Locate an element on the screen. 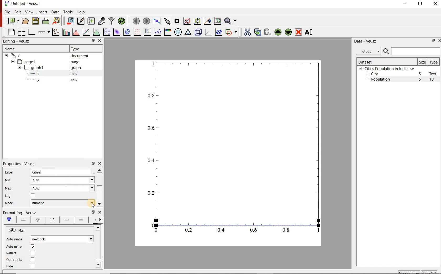 Image resolution: width=441 pixels, height=274 pixels. click to zoom out of graph axes is located at coordinates (196, 22).